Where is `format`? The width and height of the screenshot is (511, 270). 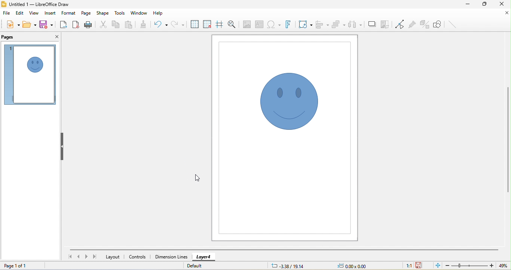 format is located at coordinates (69, 13).